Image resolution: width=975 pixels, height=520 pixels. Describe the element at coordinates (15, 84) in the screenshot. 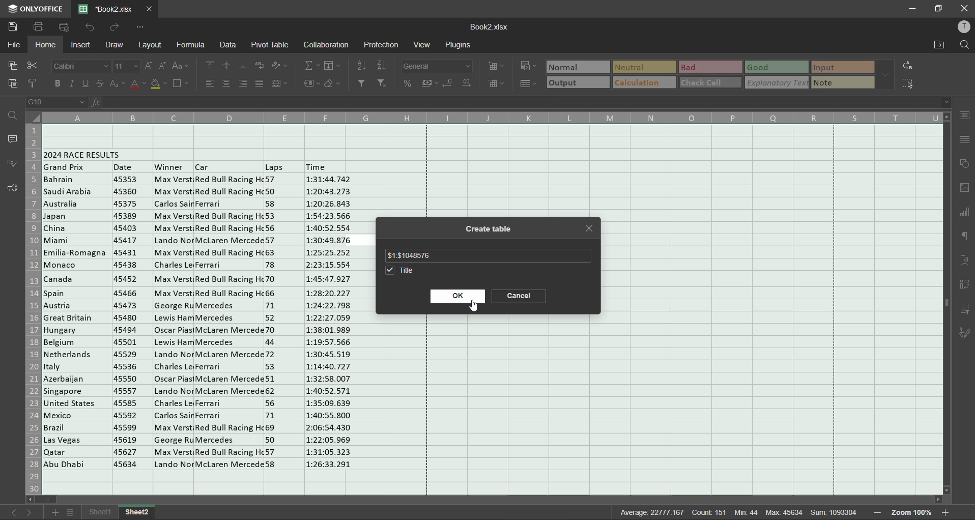

I see `paste` at that location.